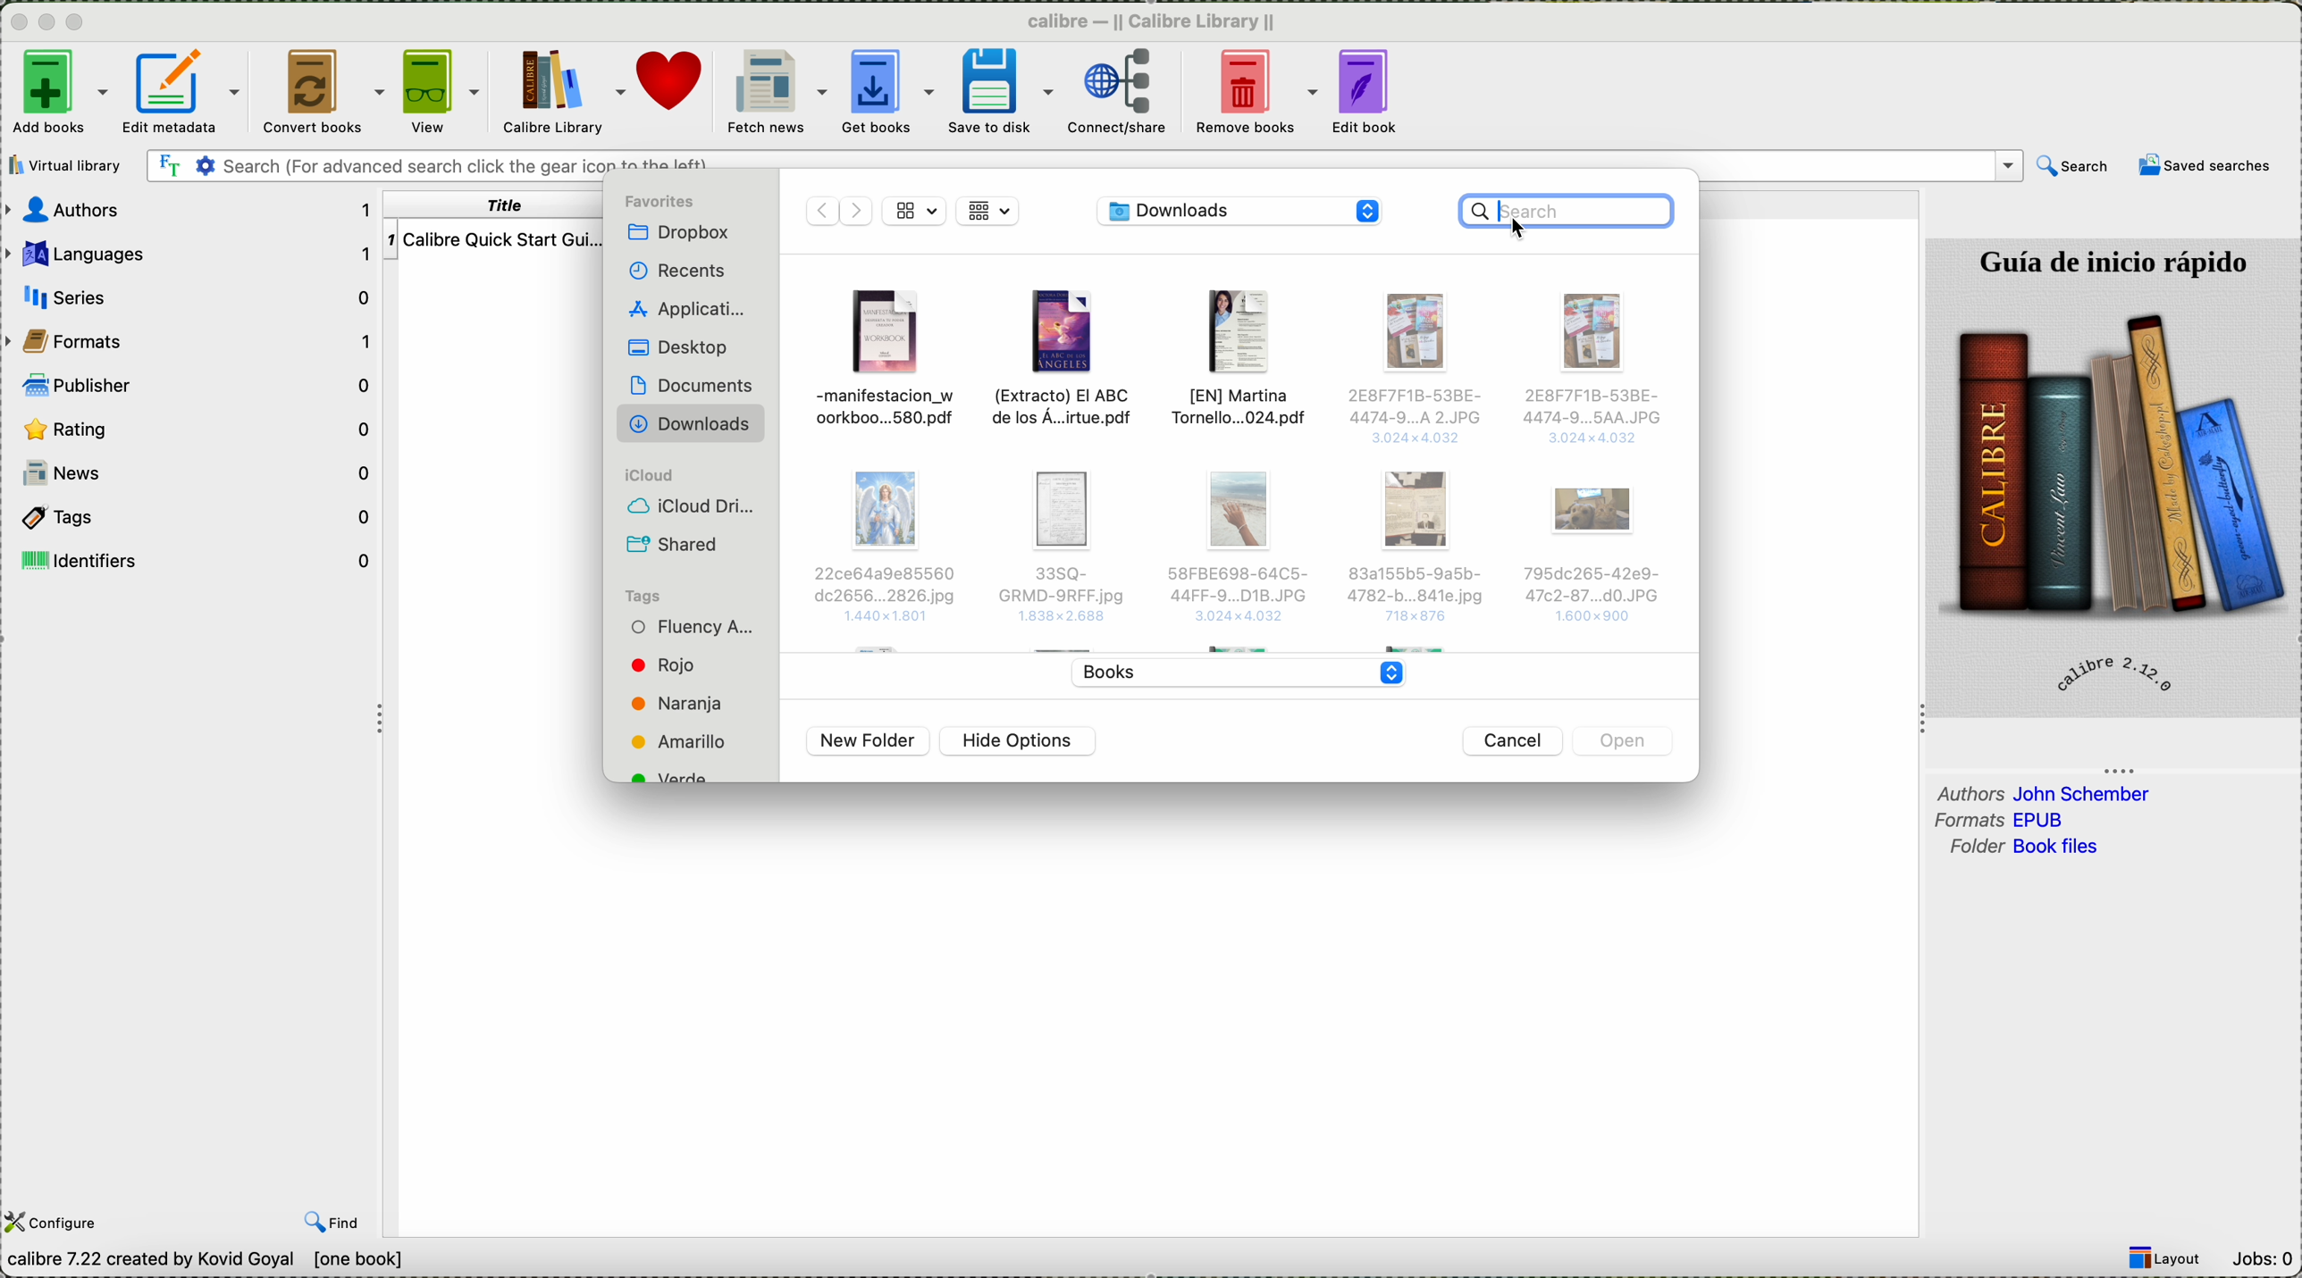  What do you see at coordinates (1248, 212) in the screenshot?
I see `location` at bounding box center [1248, 212].